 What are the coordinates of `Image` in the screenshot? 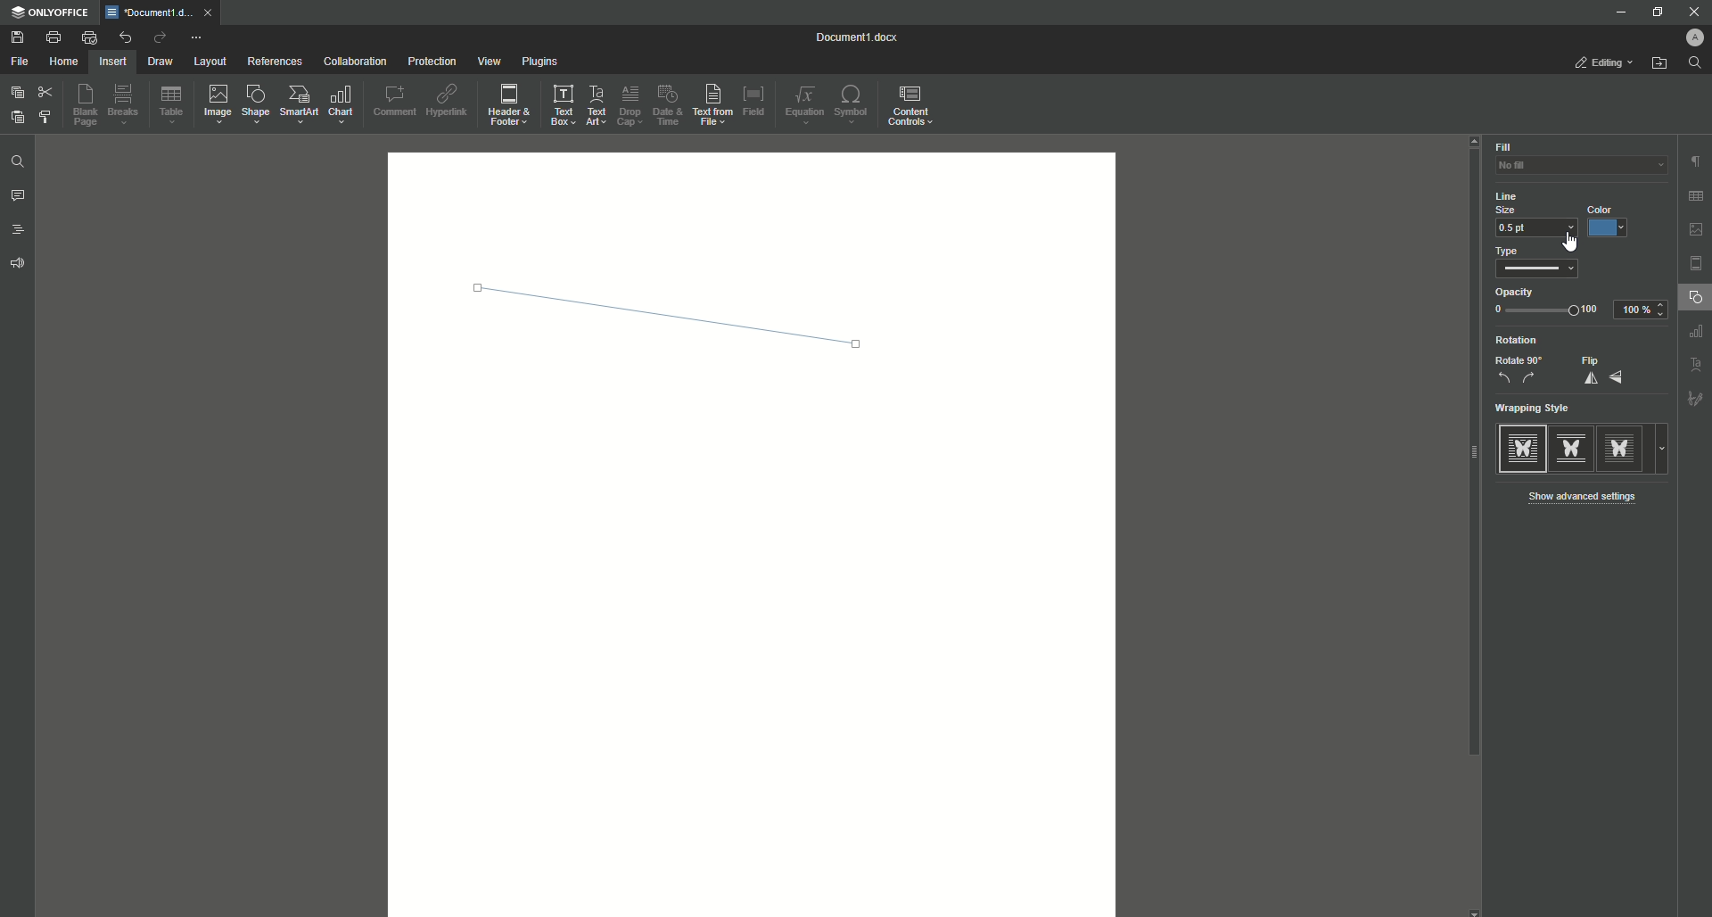 It's located at (219, 106).